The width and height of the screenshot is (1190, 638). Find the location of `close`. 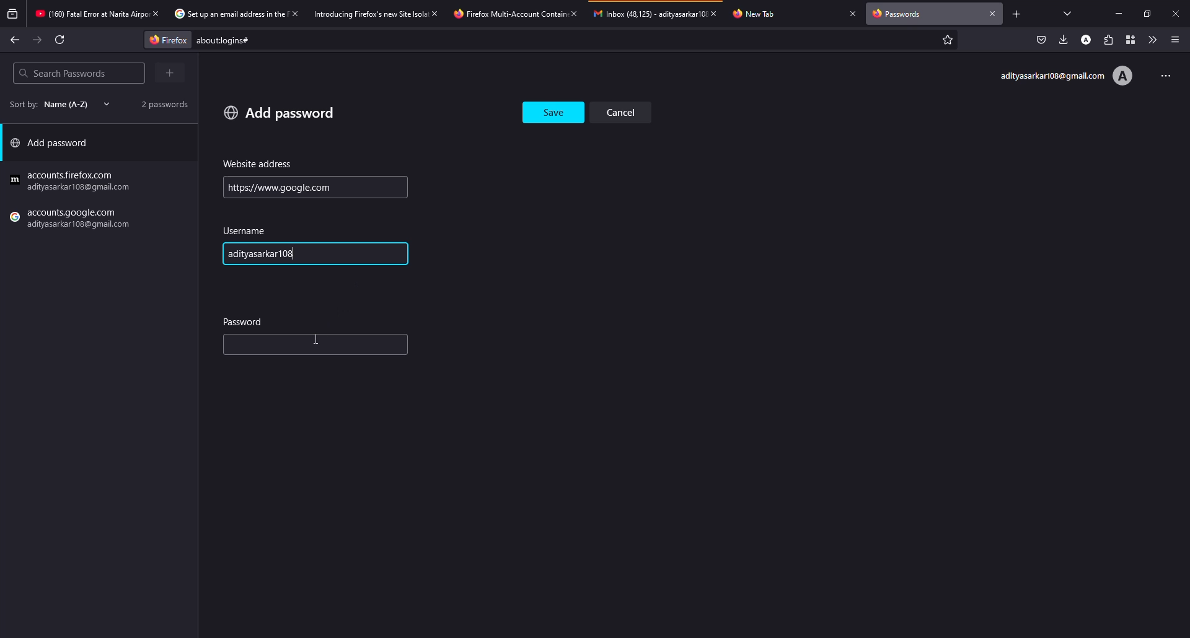

close is located at coordinates (718, 13).